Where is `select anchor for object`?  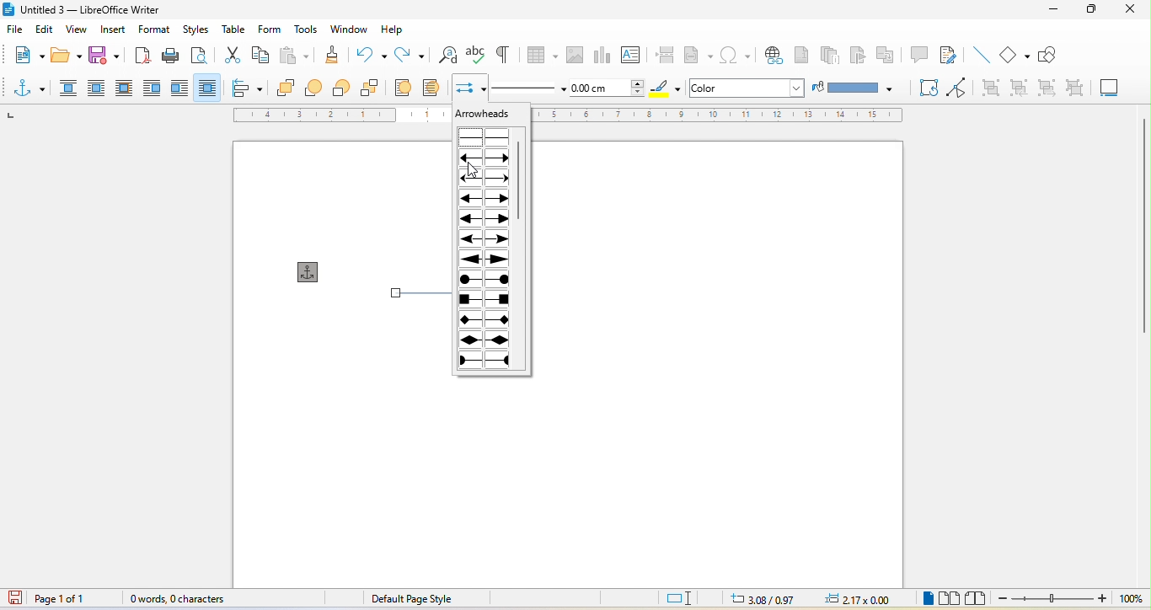 select anchor for object is located at coordinates (31, 87).